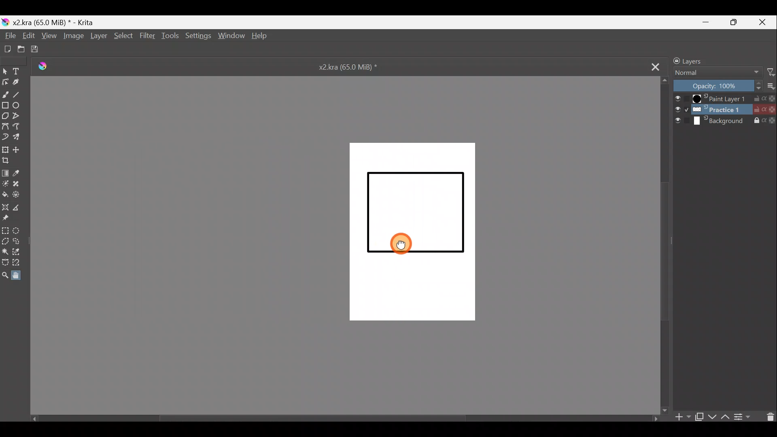 This screenshot has width=777, height=437. I want to click on Zoom tool, so click(6, 275).